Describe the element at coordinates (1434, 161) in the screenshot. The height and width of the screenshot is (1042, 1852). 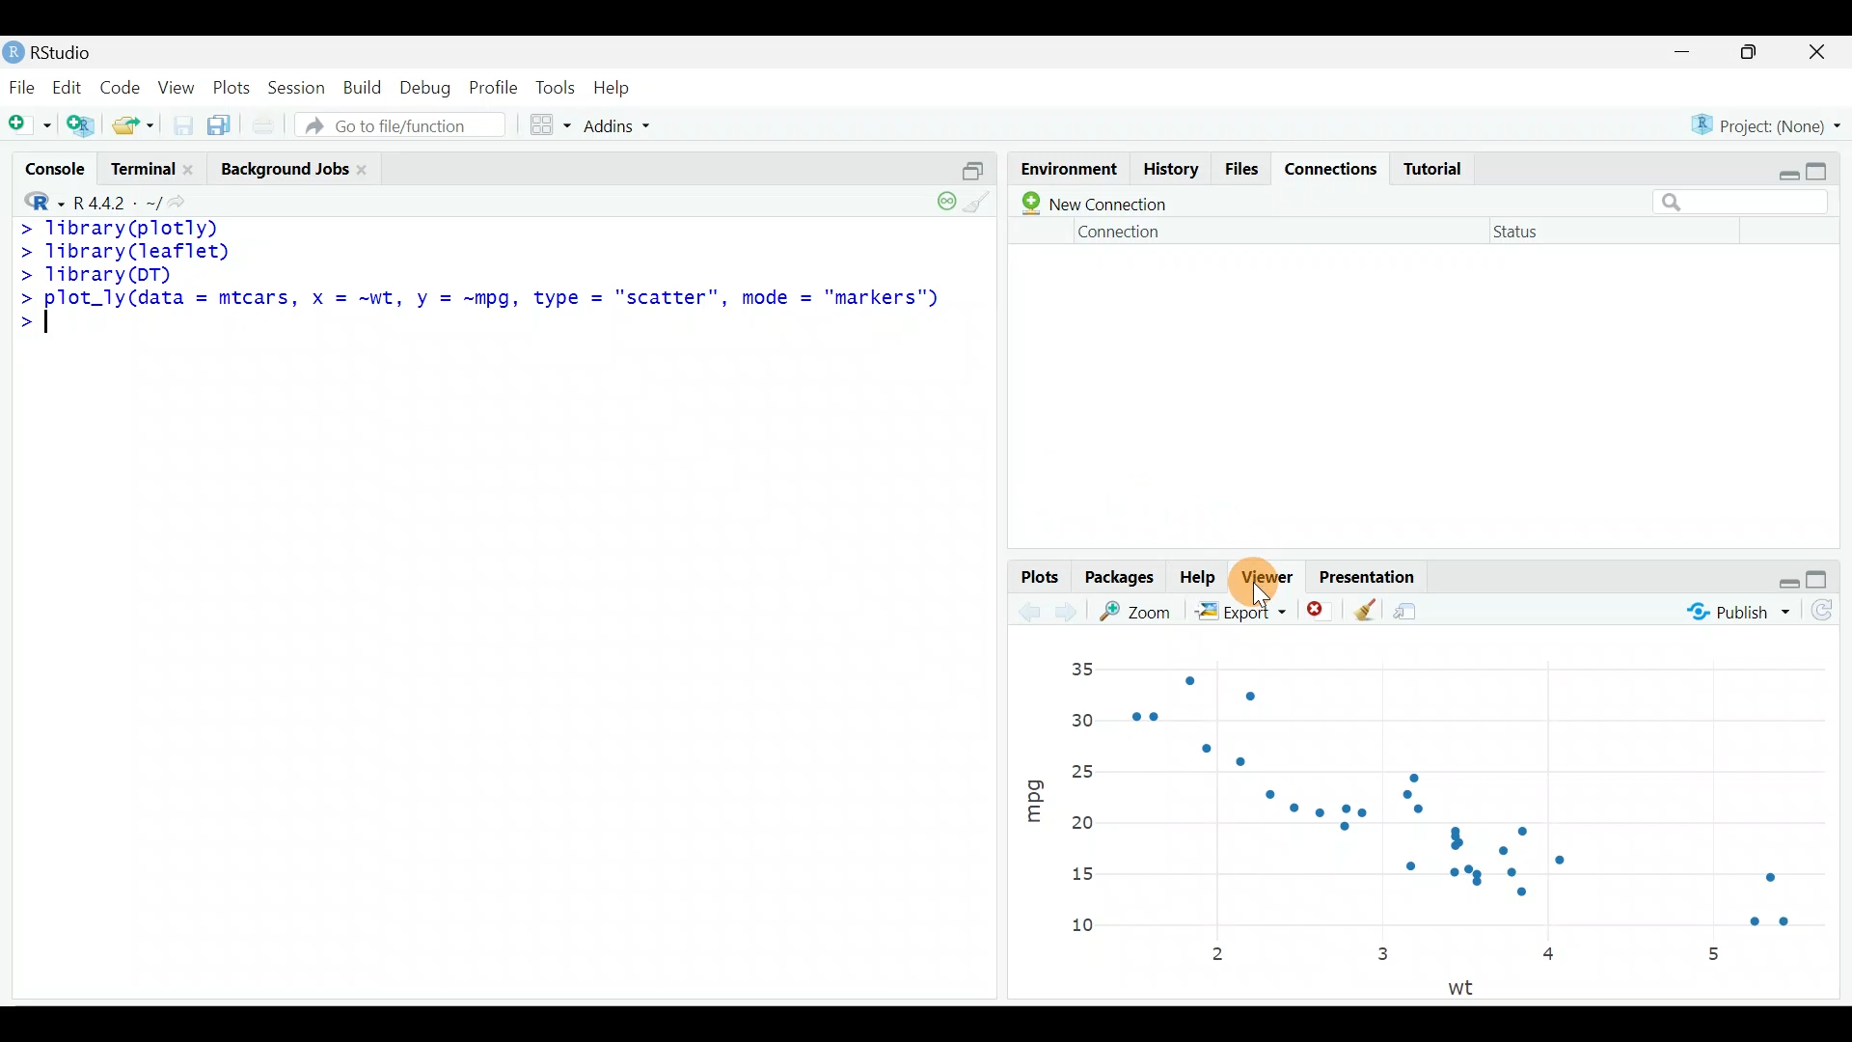
I see `Tutorial` at that location.